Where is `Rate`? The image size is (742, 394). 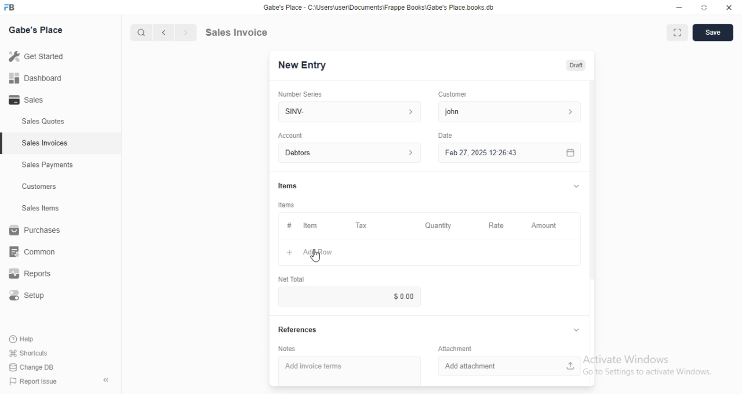 Rate is located at coordinates (499, 225).